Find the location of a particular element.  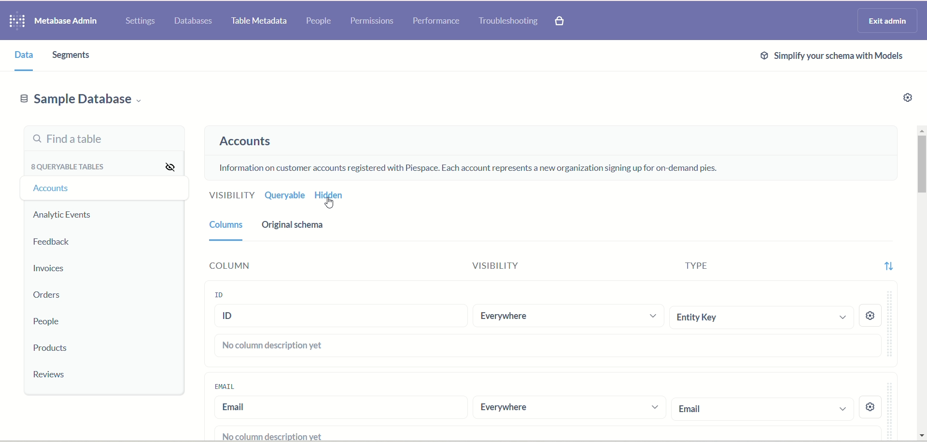

account is located at coordinates (59, 189).